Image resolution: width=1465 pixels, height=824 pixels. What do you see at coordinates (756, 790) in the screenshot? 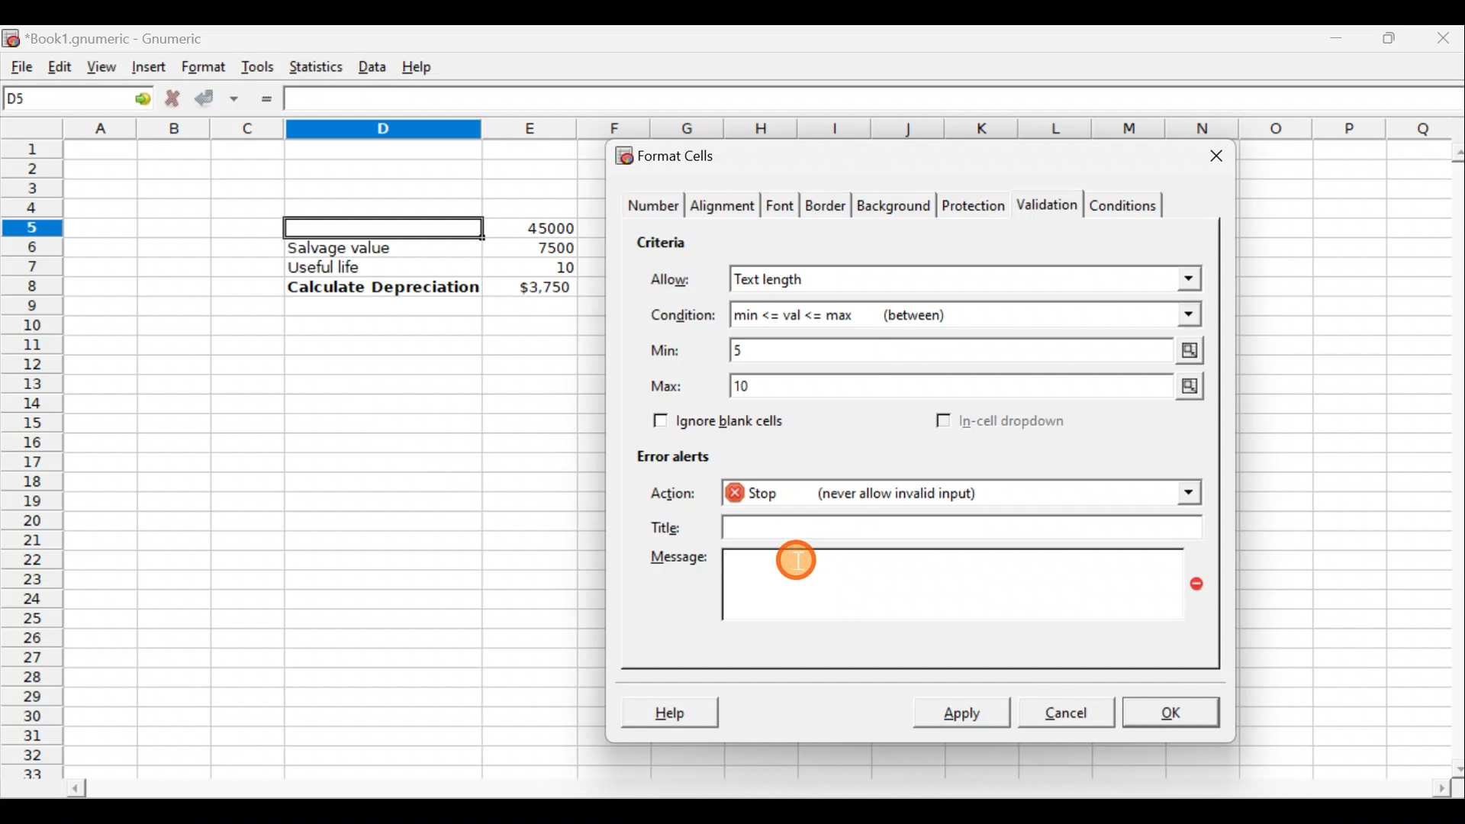
I see `Scroll bar` at bounding box center [756, 790].